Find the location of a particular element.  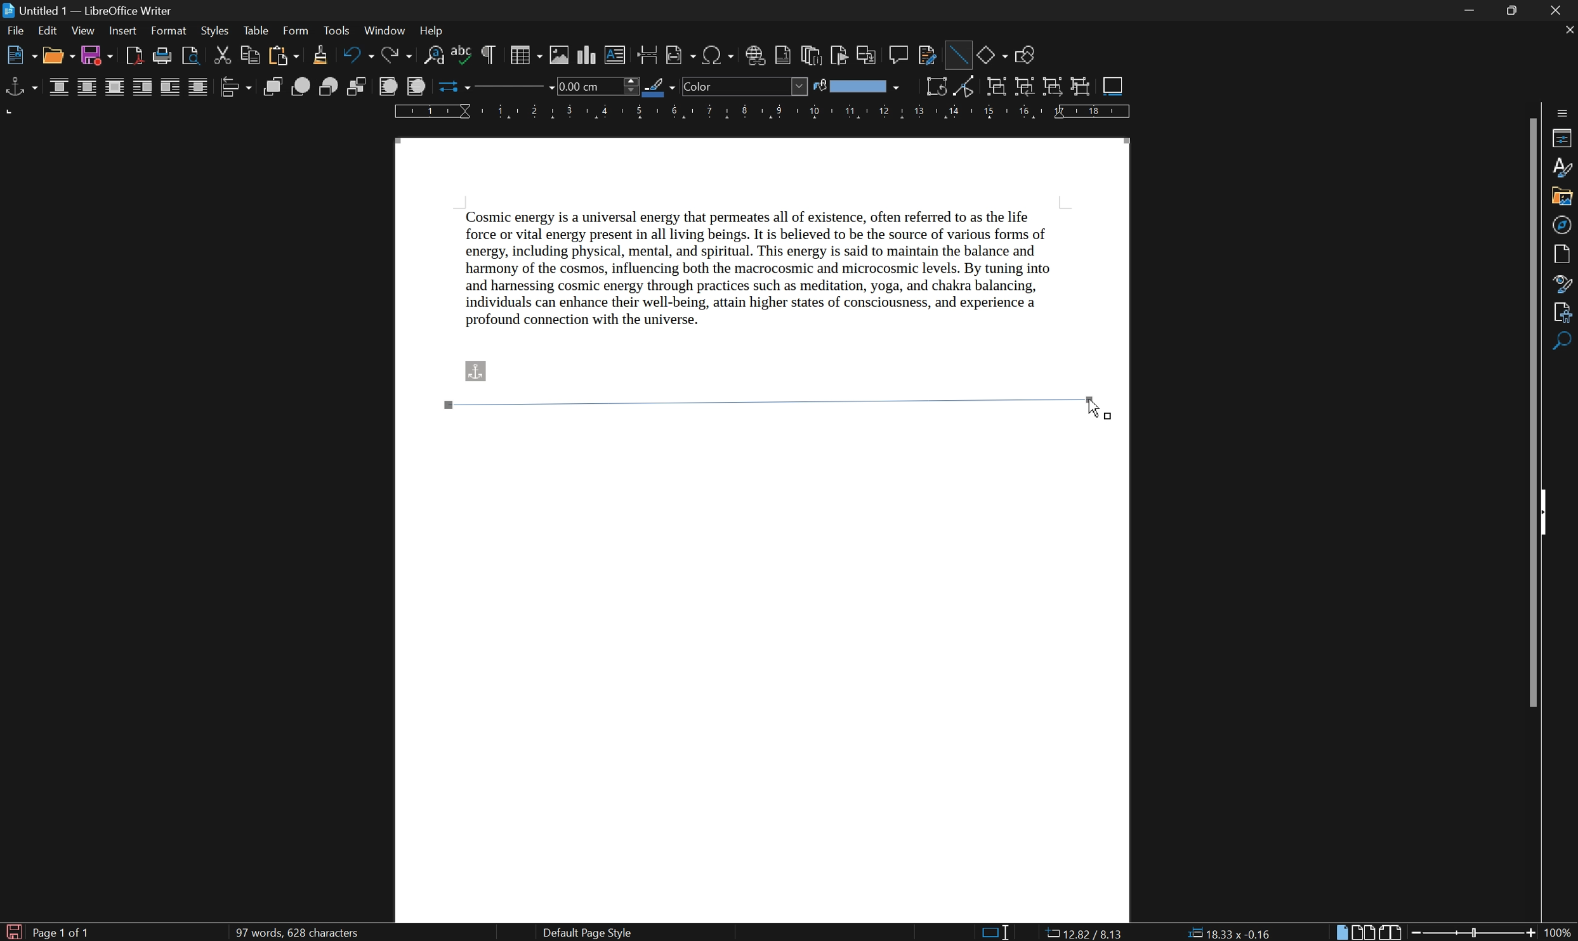

new is located at coordinates (21, 57).